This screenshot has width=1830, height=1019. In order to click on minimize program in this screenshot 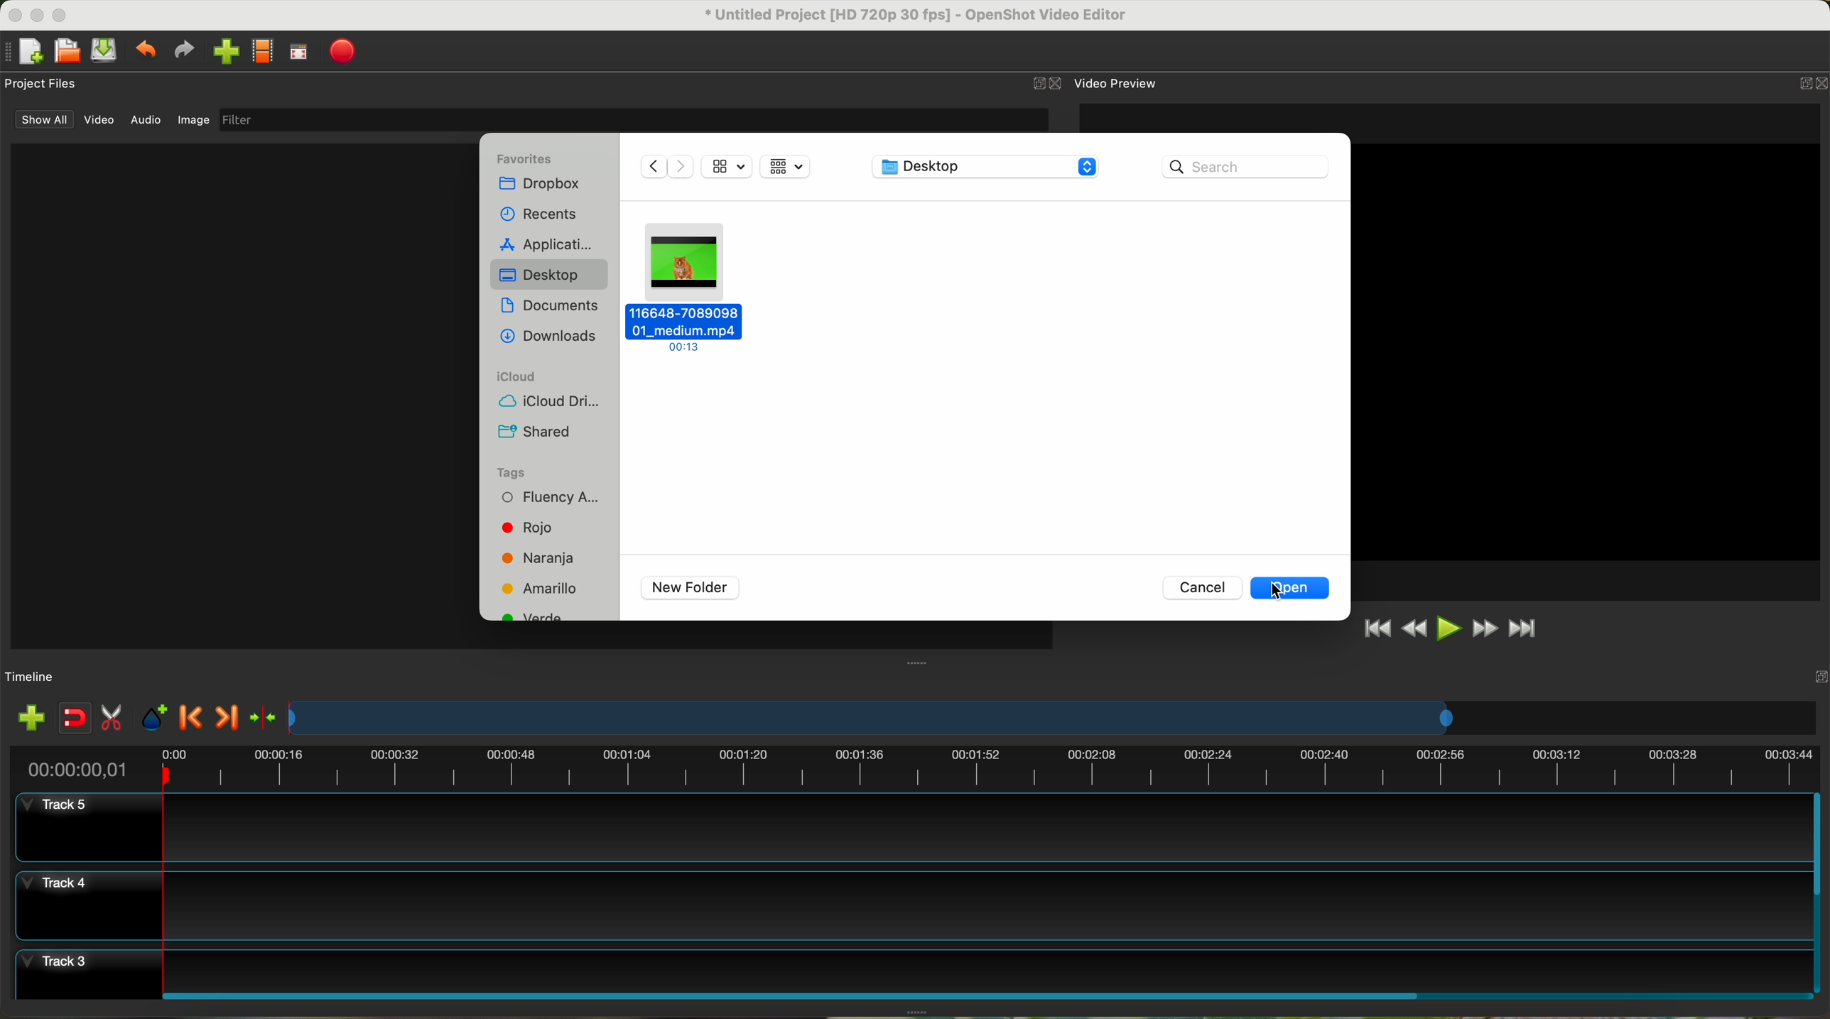, I will do `click(38, 16)`.